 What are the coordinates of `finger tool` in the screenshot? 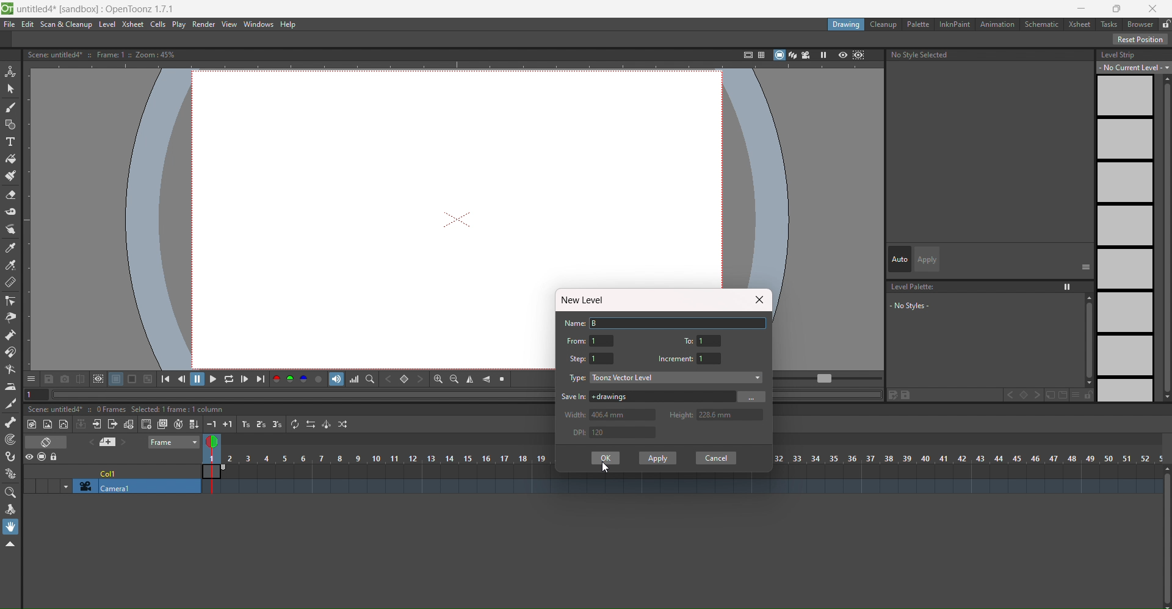 It's located at (10, 230).